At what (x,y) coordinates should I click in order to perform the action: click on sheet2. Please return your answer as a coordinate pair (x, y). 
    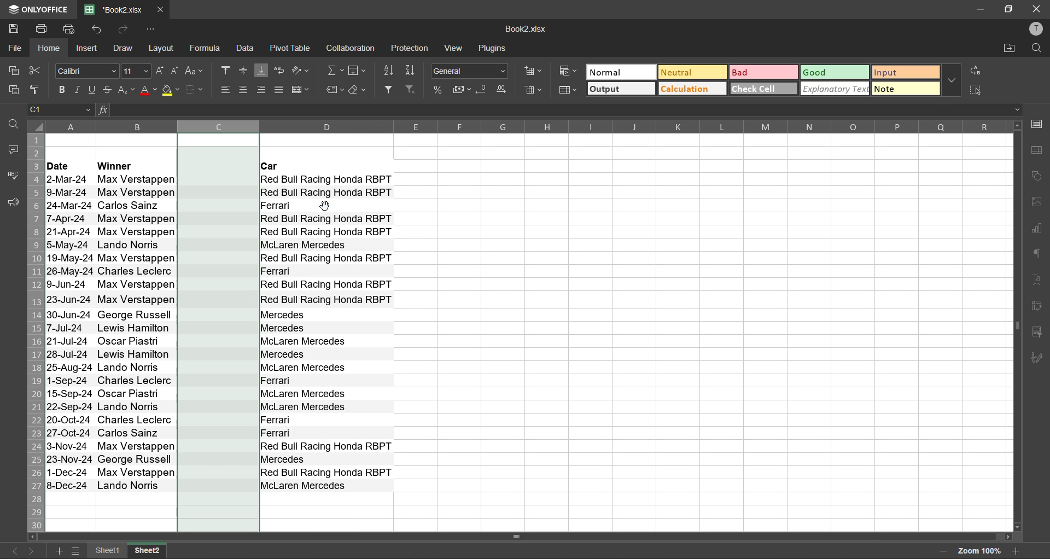
    Looking at the image, I should click on (147, 551).